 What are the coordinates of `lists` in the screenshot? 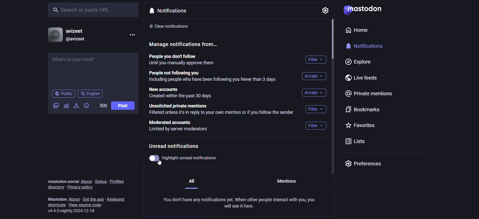 It's located at (354, 141).